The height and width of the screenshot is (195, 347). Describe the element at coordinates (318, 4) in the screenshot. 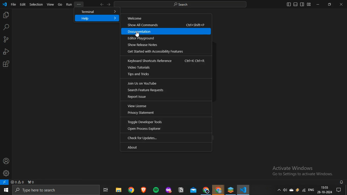

I see `minimize` at that location.